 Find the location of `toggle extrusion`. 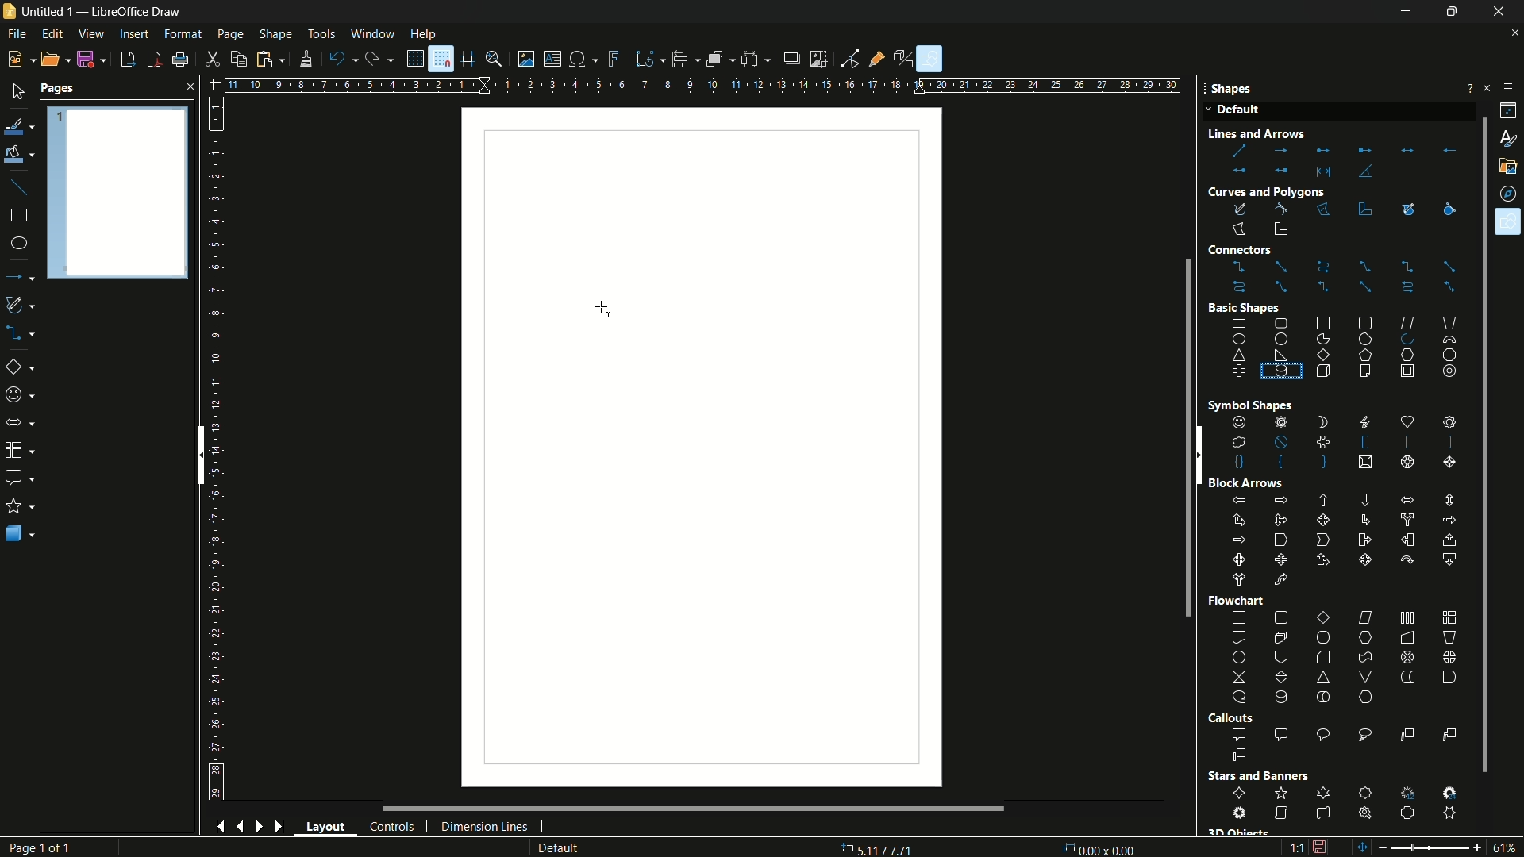

toggle extrusion is located at coordinates (905, 60).